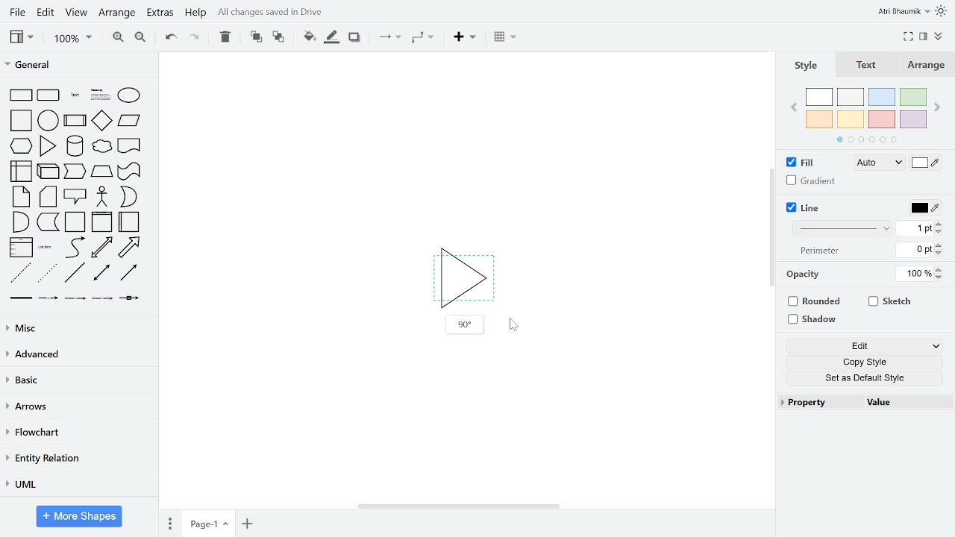  What do you see at coordinates (130, 222) in the screenshot?
I see `horizontal storage` at bounding box center [130, 222].